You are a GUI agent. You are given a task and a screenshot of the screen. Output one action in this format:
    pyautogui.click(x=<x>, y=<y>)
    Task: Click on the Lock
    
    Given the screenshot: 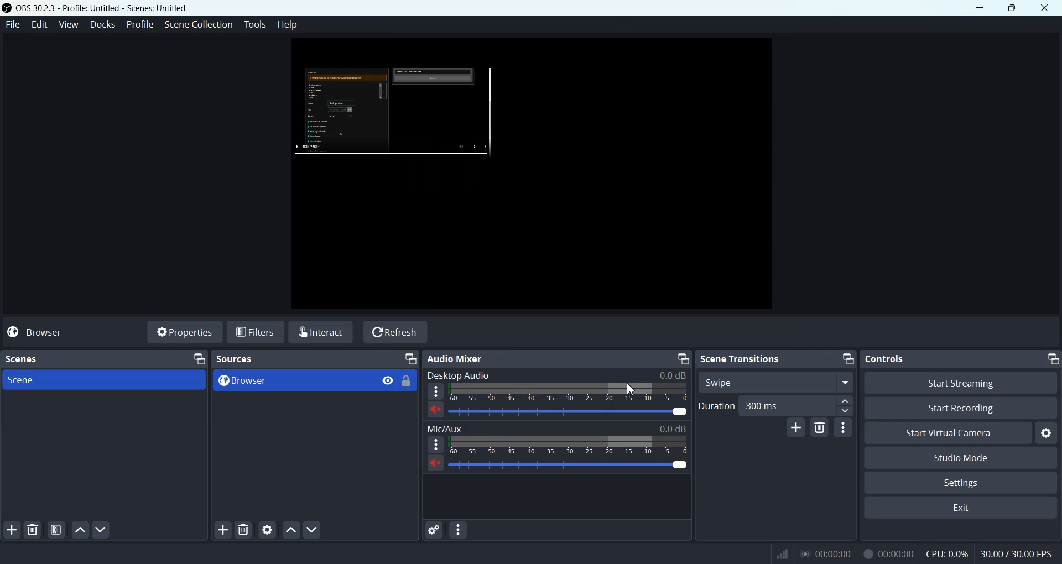 What is the action you would take?
    pyautogui.click(x=407, y=381)
    